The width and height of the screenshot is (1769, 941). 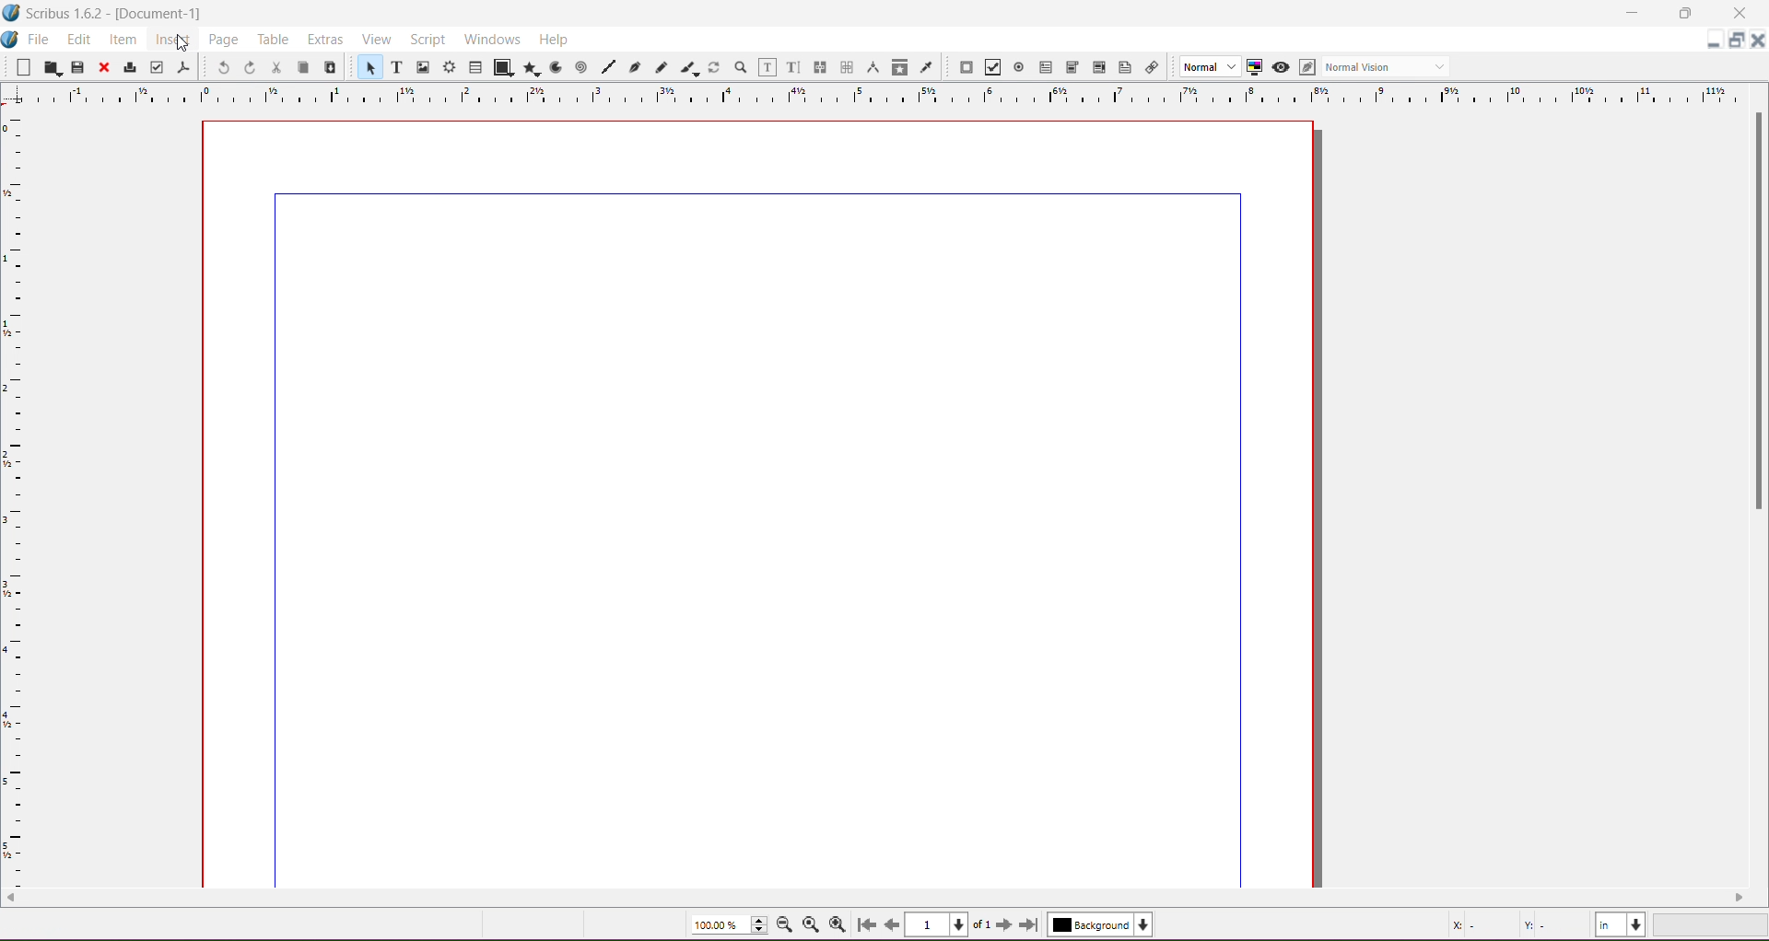 I want to click on Spiral, so click(x=580, y=68).